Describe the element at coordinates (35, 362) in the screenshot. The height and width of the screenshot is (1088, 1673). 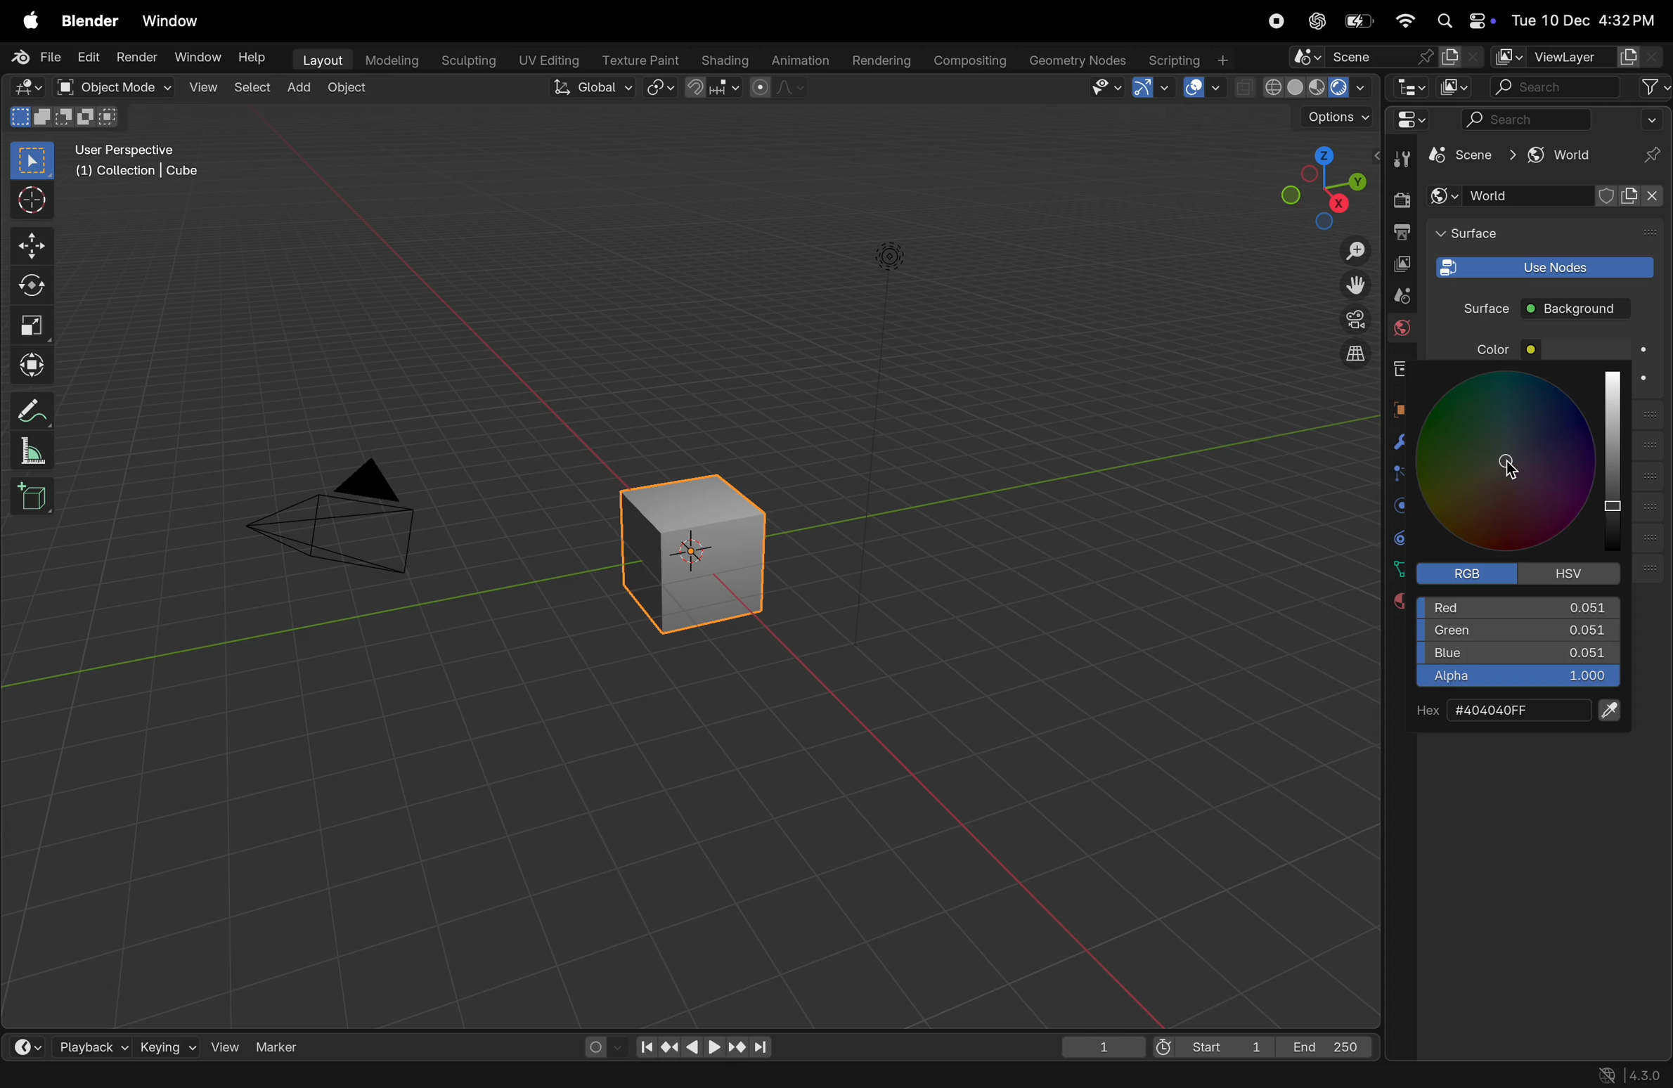
I see `transform` at that location.